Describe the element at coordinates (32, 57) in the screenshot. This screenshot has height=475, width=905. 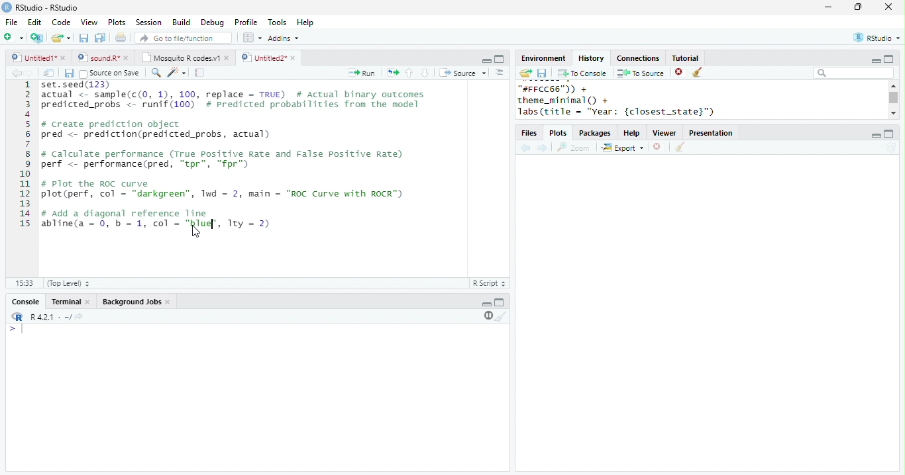
I see `Untitled 1` at that location.